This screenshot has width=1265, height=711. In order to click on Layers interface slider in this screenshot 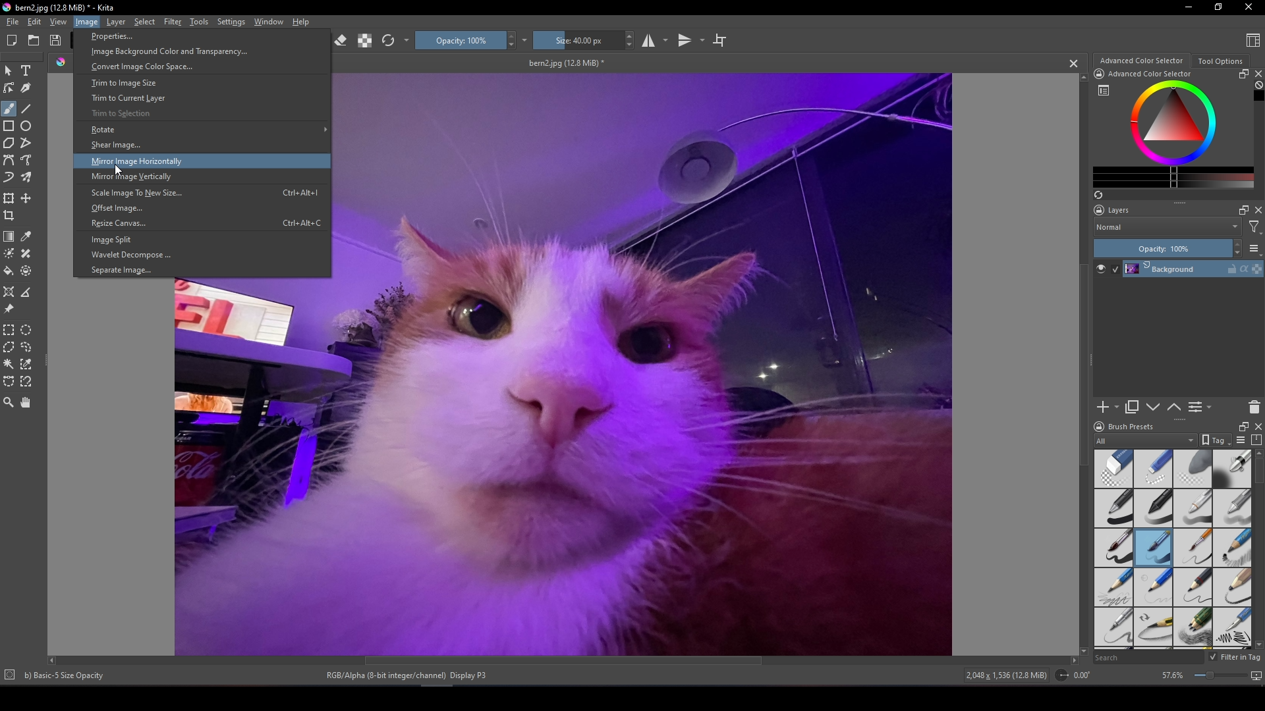, I will do `click(1179, 419)`.